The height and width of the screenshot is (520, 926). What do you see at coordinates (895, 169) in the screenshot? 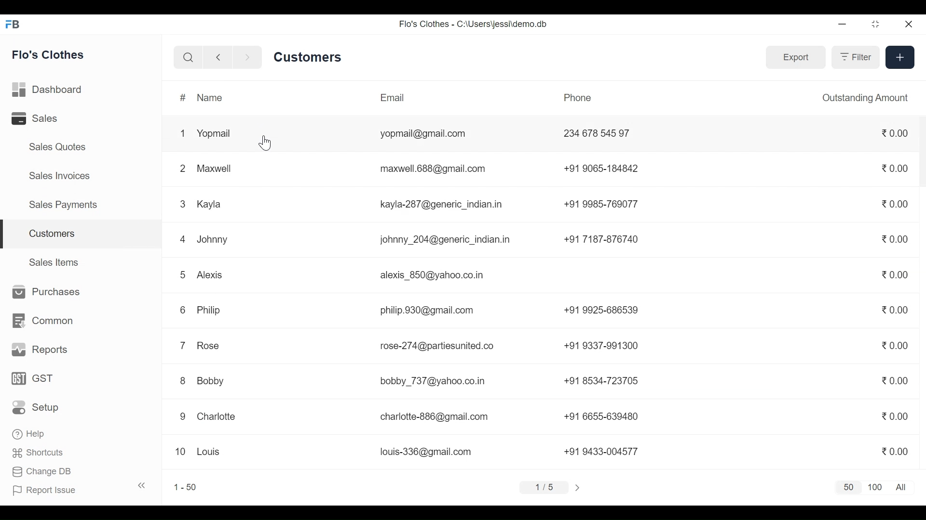
I see `0.00` at bounding box center [895, 169].